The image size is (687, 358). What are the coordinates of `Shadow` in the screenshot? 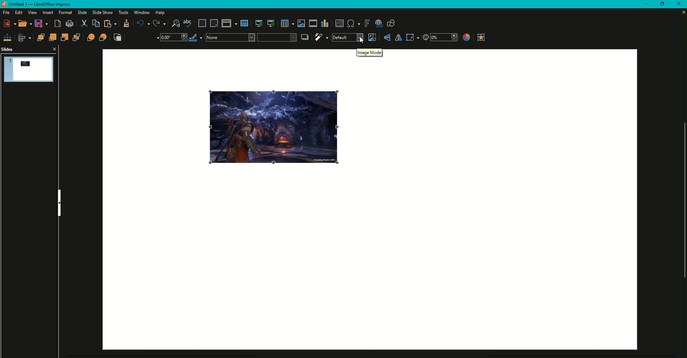 It's located at (305, 37).